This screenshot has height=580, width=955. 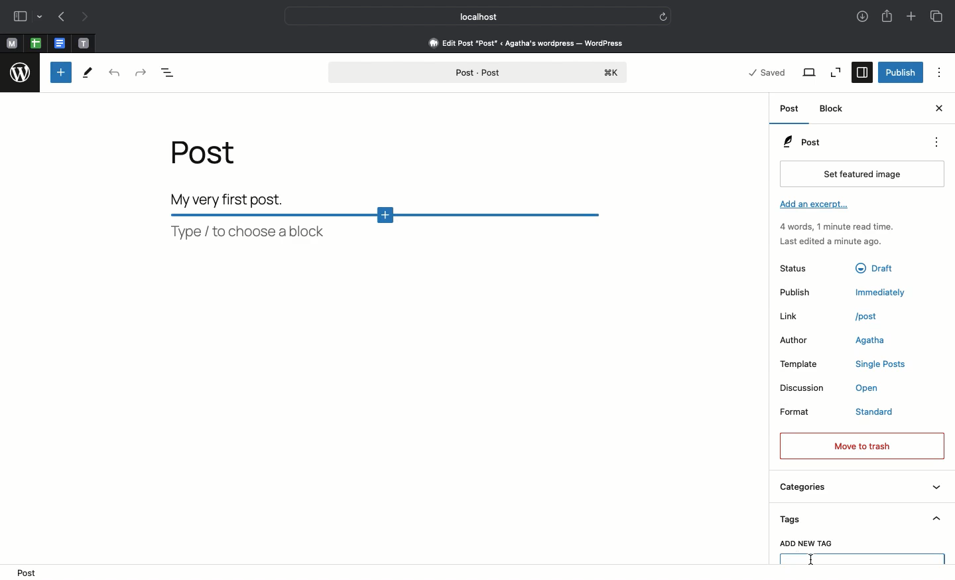 What do you see at coordinates (812, 559) in the screenshot?
I see `cursor` at bounding box center [812, 559].